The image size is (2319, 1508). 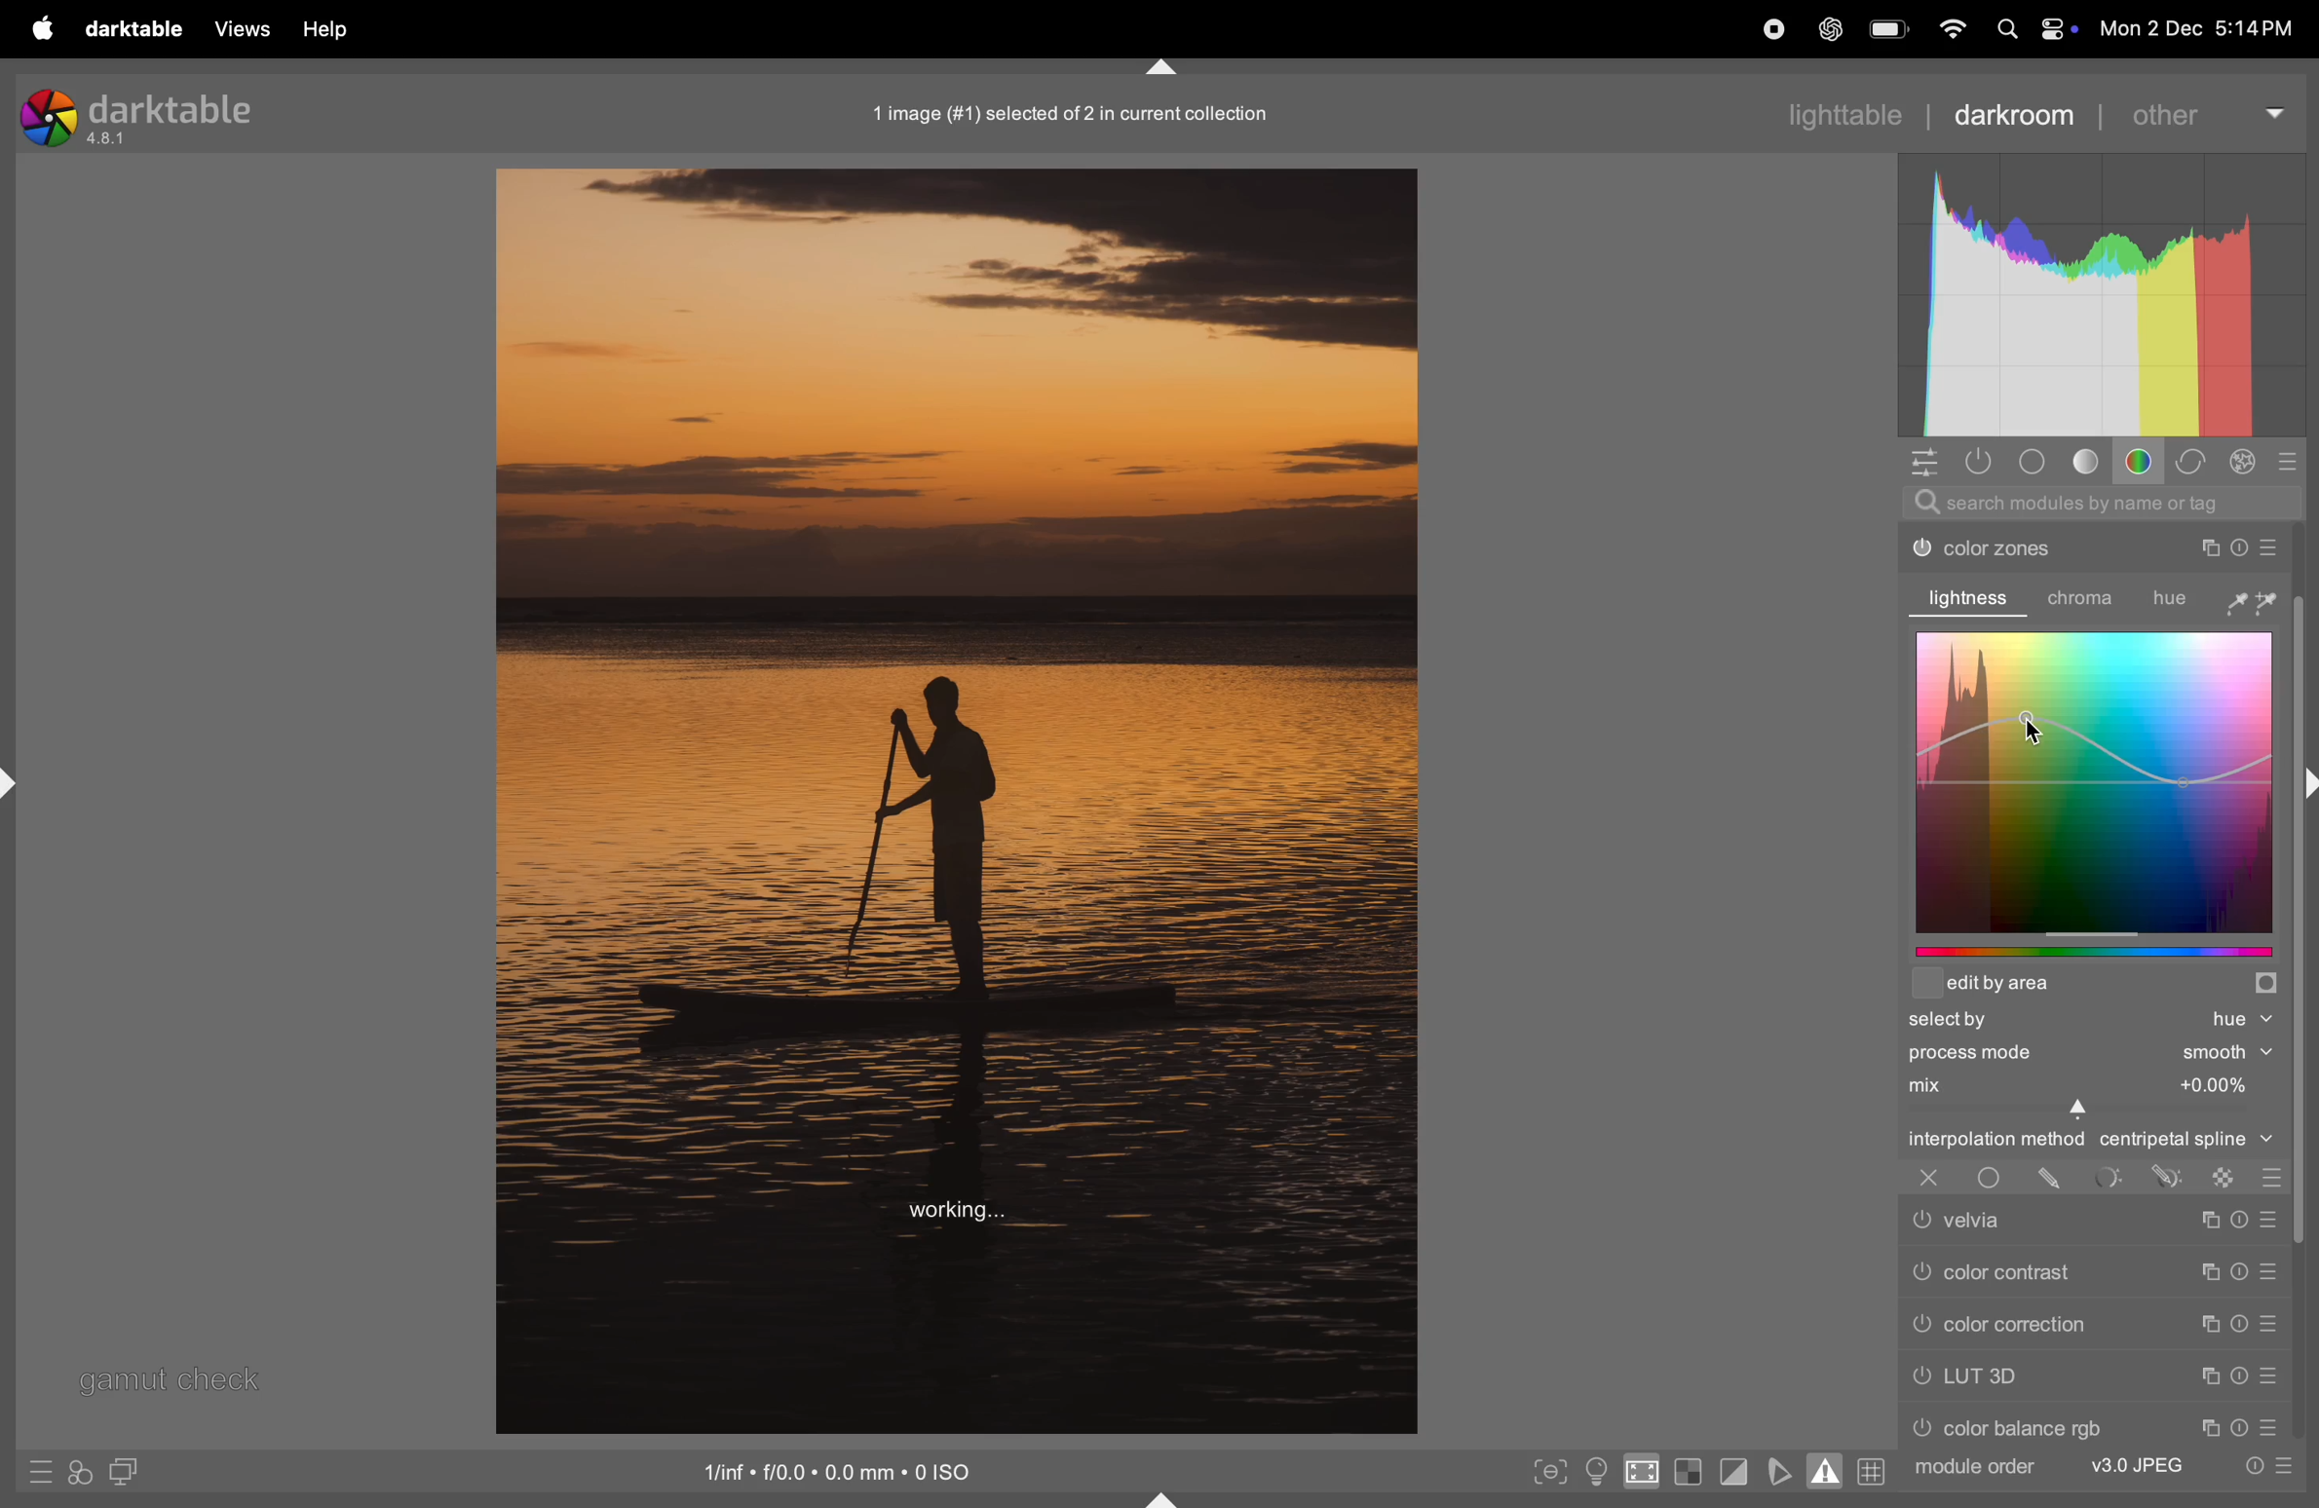 I want to click on help, so click(x=332, y=32).